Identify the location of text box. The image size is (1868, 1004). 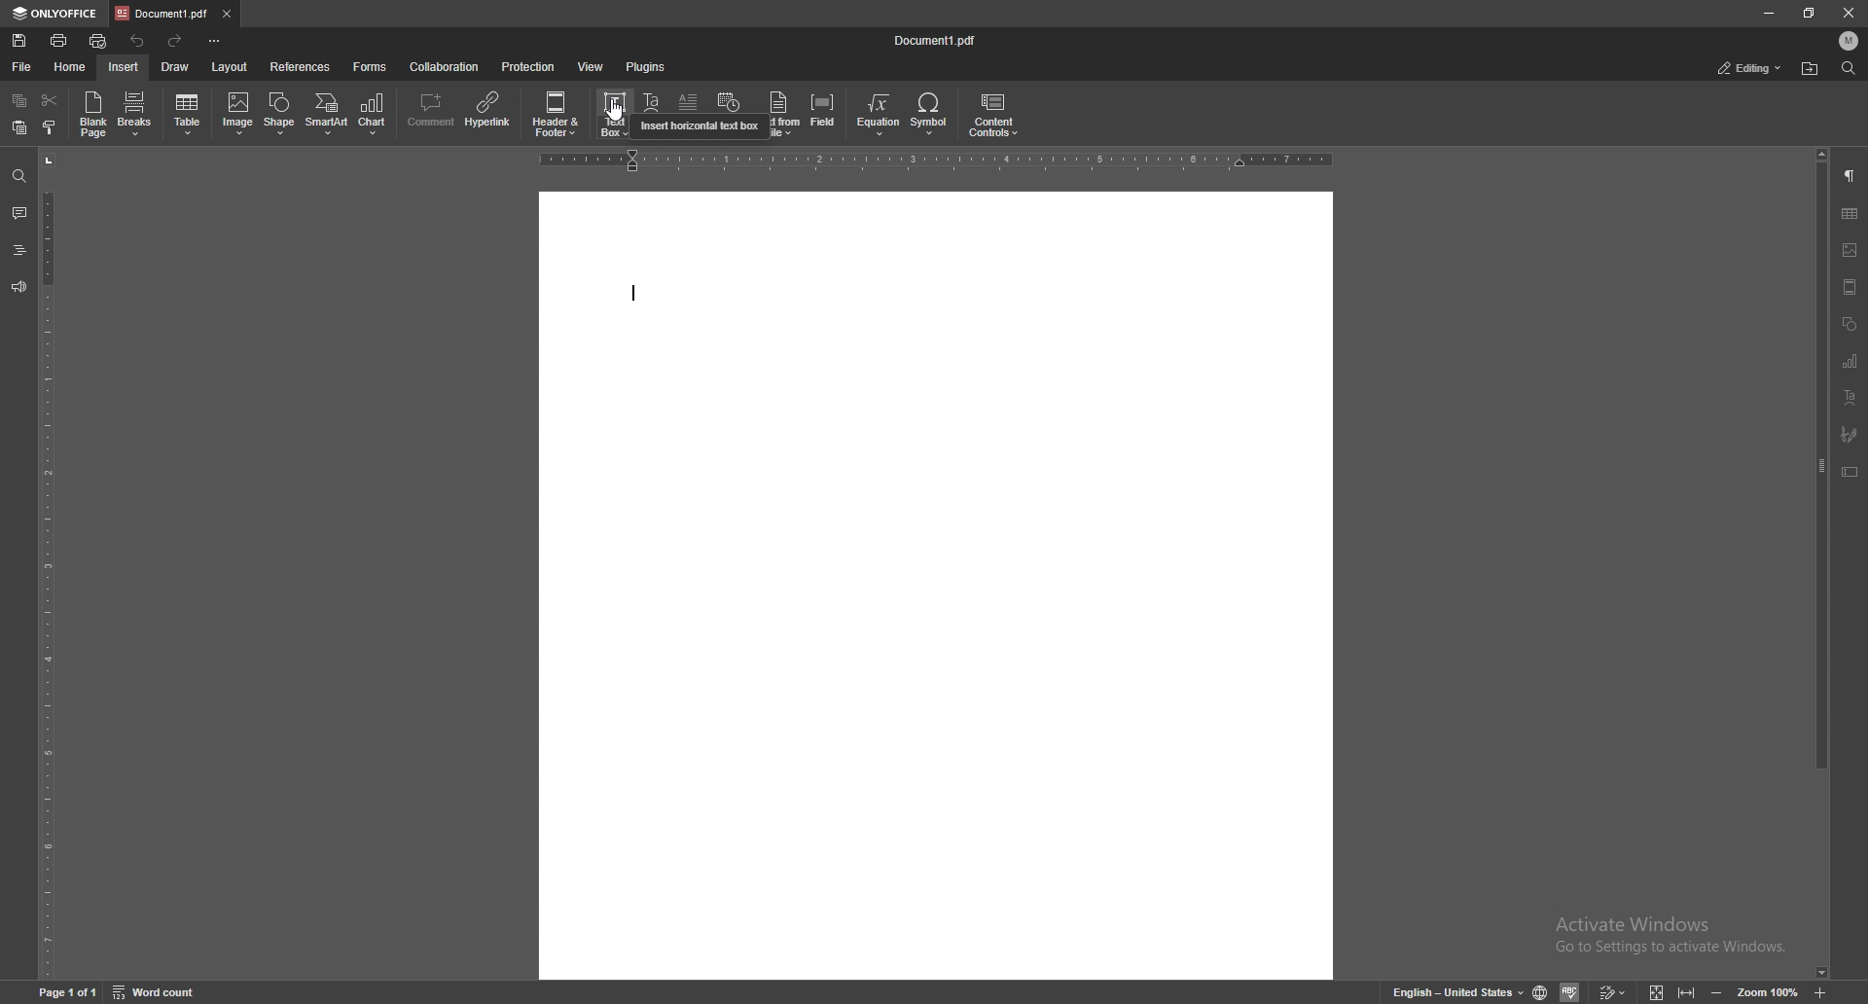
(1850, 472).